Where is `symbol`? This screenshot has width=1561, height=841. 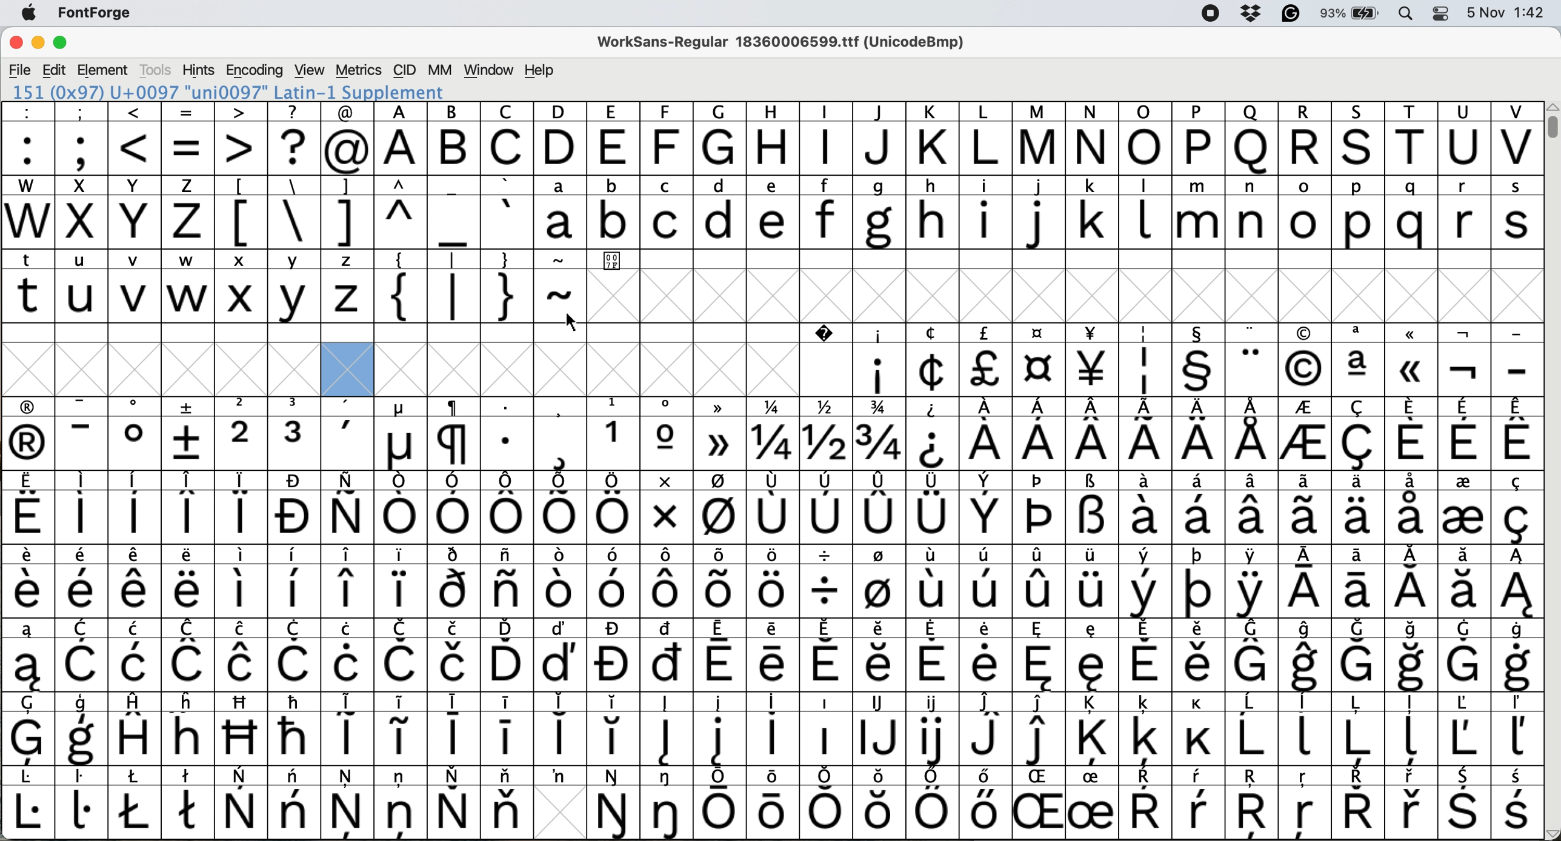
symbol is located at coordinates (399, 580).